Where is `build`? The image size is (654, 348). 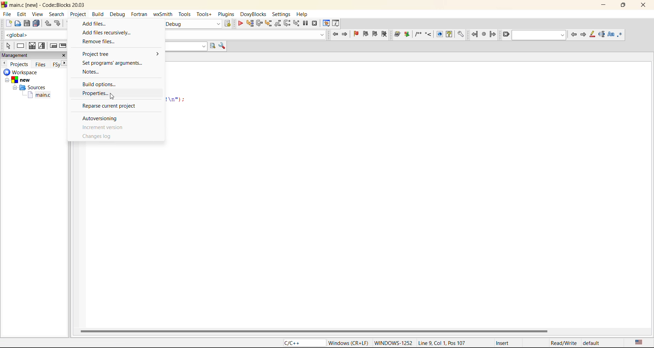
build is located at coordinates (98, 14).